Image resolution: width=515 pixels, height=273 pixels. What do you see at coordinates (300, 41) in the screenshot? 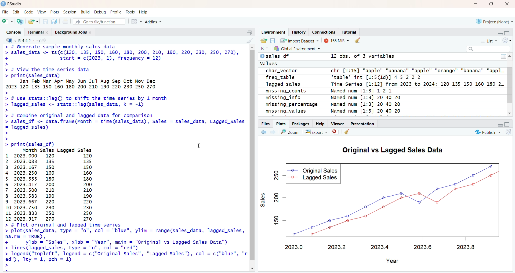
I see `import dataset` at bounding box center [300, 41].